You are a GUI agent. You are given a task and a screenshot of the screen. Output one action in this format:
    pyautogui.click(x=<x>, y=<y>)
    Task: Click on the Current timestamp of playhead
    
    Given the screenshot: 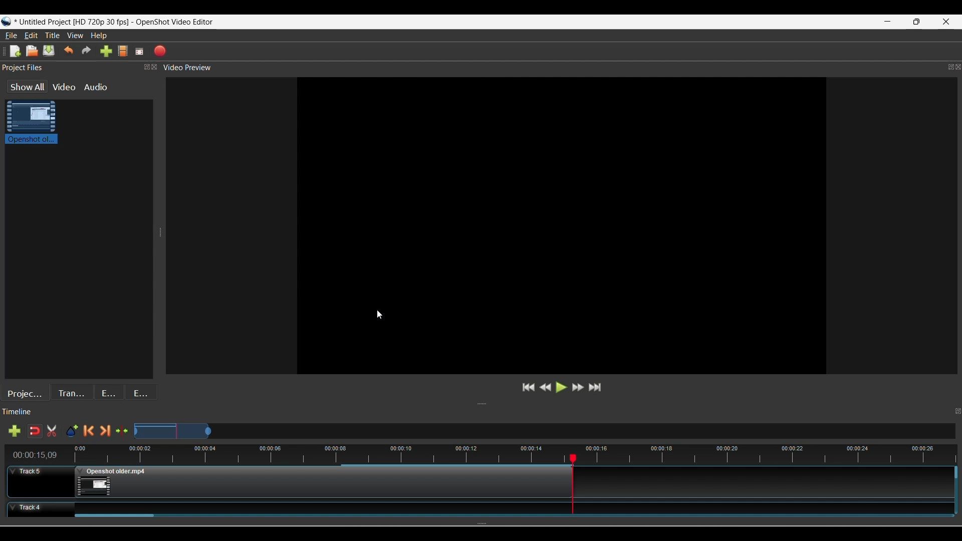 What is the action you would take?
    pyautogui.click(x=36, y=455)
    